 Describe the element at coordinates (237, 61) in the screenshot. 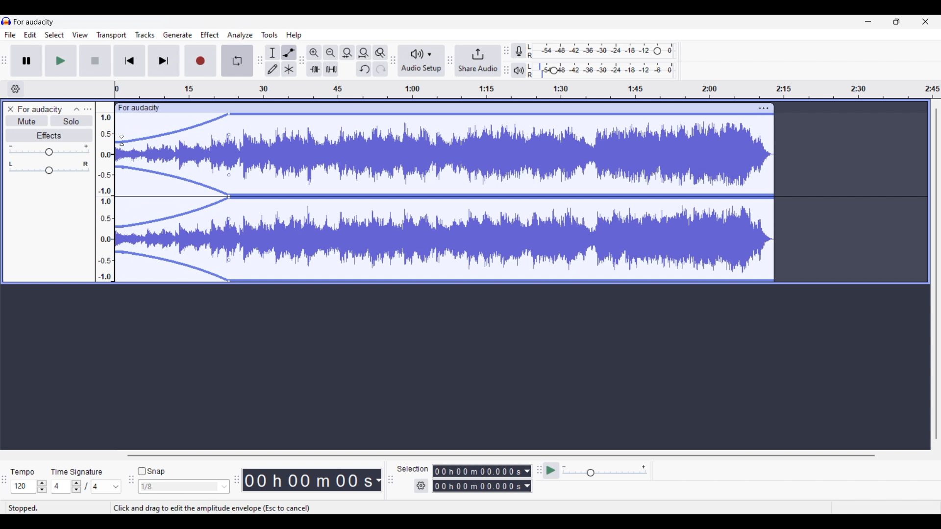

I see `Enable looping` at that location.